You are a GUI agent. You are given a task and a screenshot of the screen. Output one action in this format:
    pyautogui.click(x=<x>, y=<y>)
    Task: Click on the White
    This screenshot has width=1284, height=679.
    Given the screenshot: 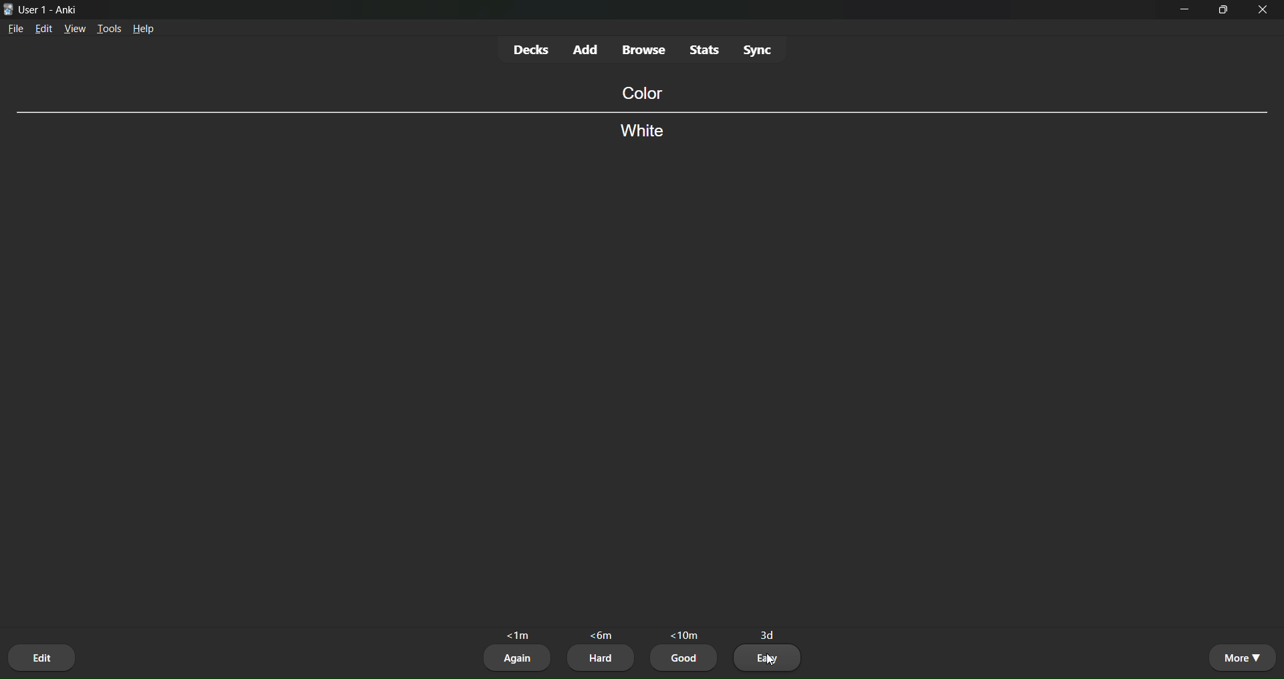 What is the action you would take?
    pyautogui.click(x=646, y=134)
    